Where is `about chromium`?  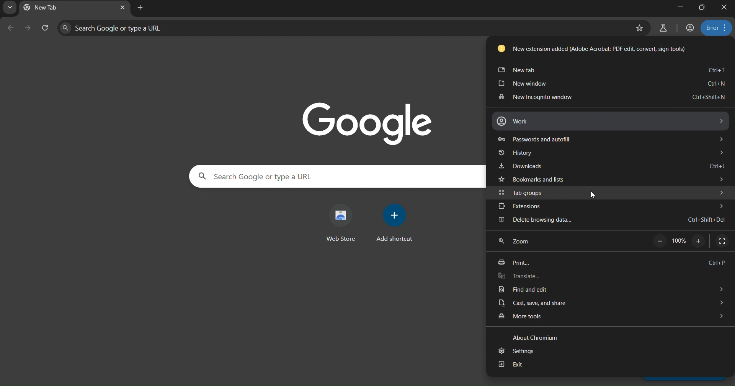
about chromium is located at coordinates (531, 336).